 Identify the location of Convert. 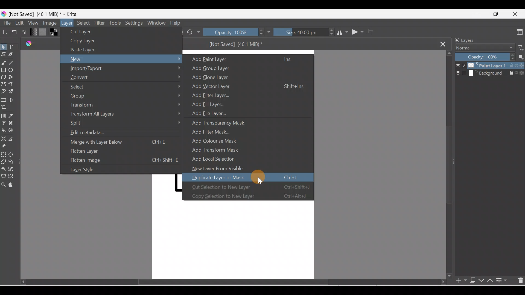
(124, 77).